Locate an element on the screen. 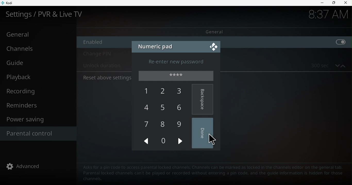  Enable is located at coordinates (102, 42).